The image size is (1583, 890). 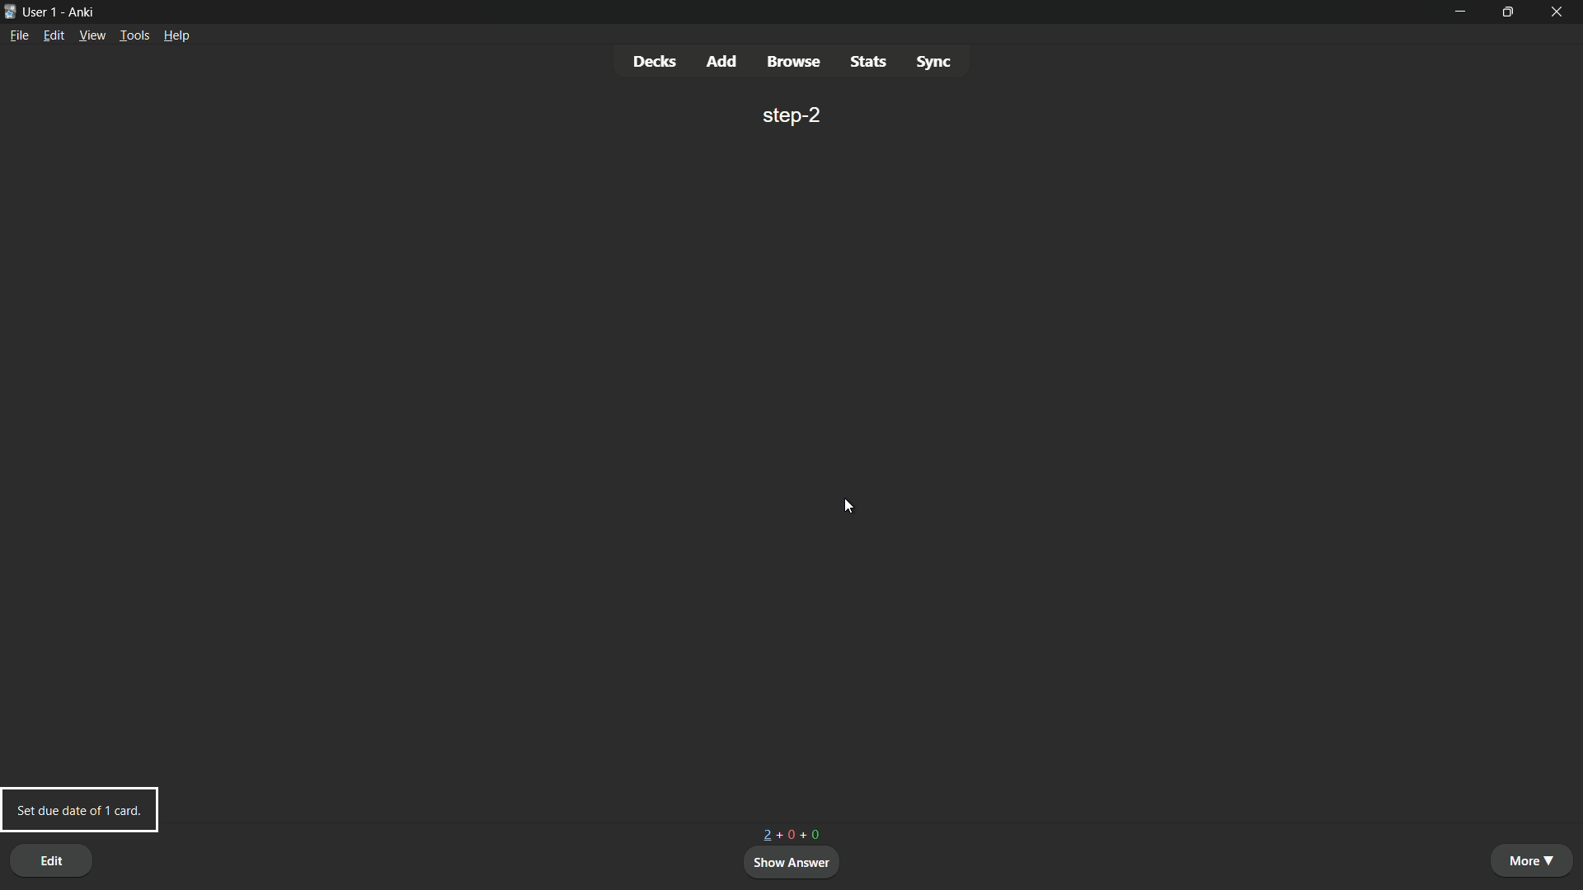 What do you see at coordinates (654, 60) in the screenshot?
I see `decks` at bounding box center [654, 60].